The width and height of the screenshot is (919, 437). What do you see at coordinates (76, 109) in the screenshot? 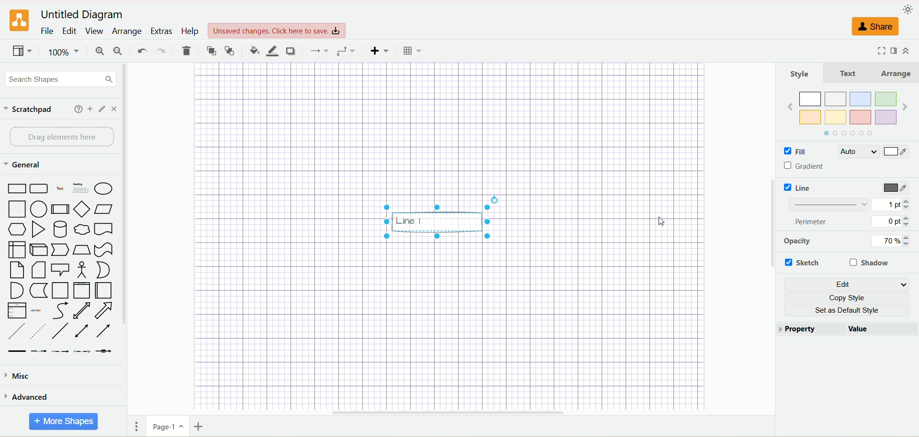
I see `add` at bounding box center [76, 109].